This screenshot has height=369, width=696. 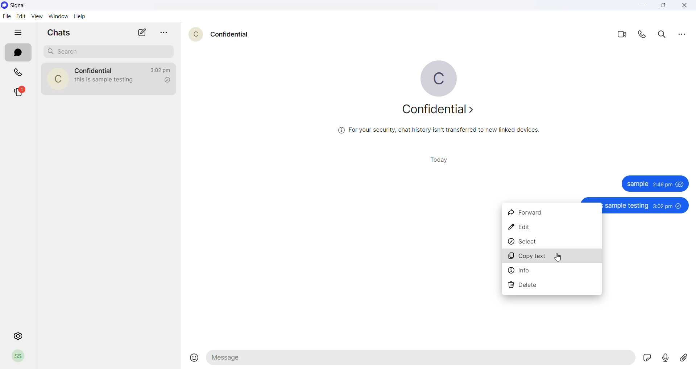 What do you see at coordinates (642, 6) in the screenshot?
I see `minimize` at bounding box center [642, 6].